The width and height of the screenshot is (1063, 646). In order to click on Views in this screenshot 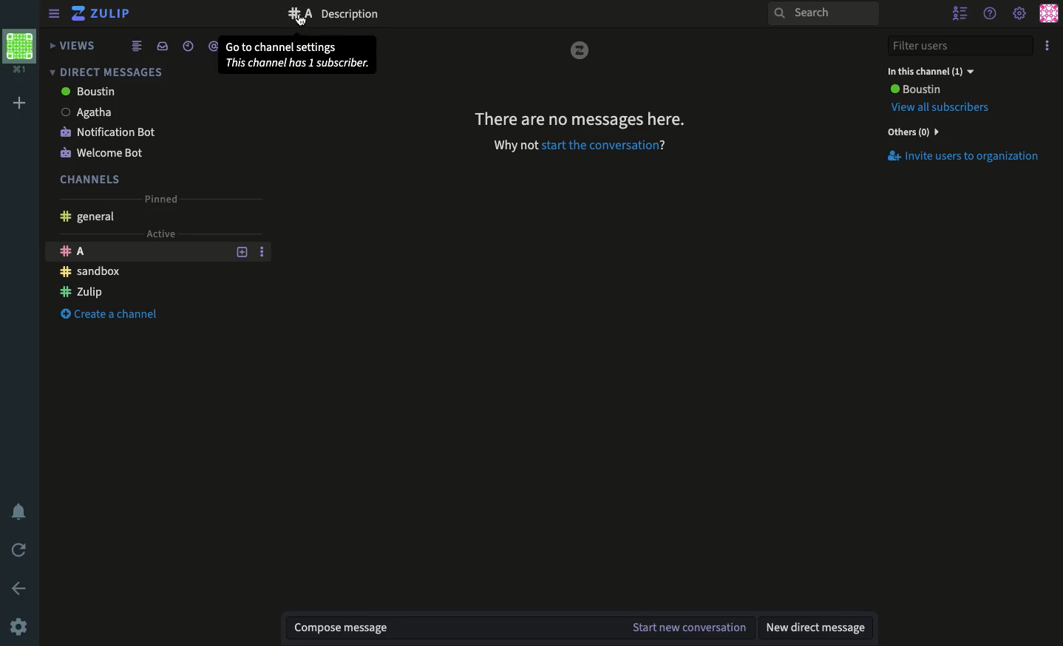, I will do `click(75, 46)`.